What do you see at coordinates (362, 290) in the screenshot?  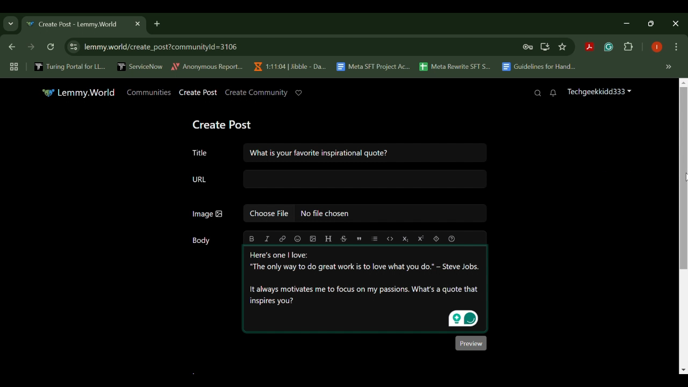 I see `Here's one | love: “The only way to do great work is to love what you do.” - Steve Jobs. It always motivates me to focus on my passions. What's a quote that inspires you?` at bounding box center [362, 290].